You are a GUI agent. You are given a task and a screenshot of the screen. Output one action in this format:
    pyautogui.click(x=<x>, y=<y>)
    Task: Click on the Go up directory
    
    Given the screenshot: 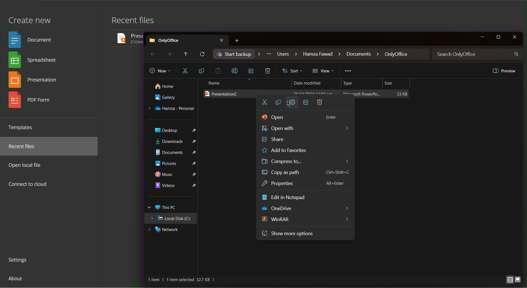 What is the action you would take?
    pyautogui.click(x=185, y=54)
    